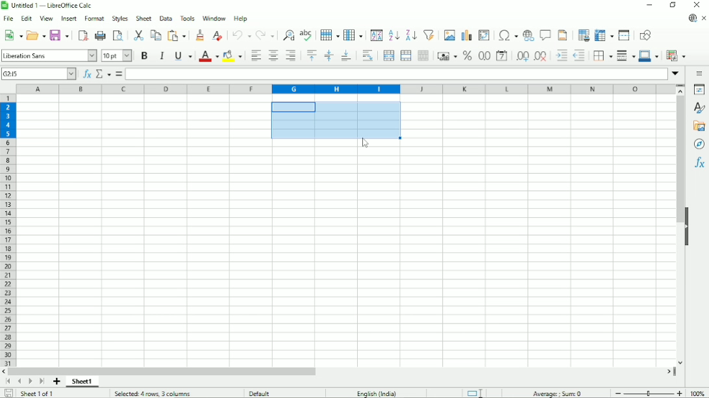 Image resolution: width=709 pixels, height=398 pixels. I want to click on Tools, so click(188, 18).